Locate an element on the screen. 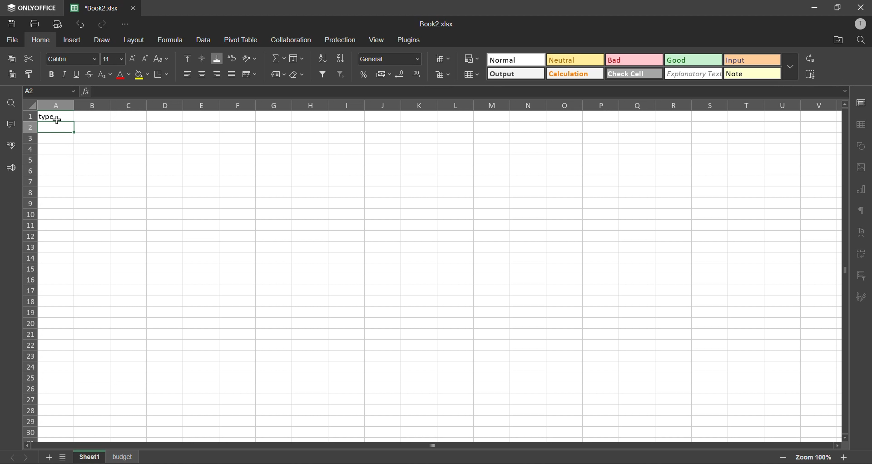  find is located at coordinates (11, 103).